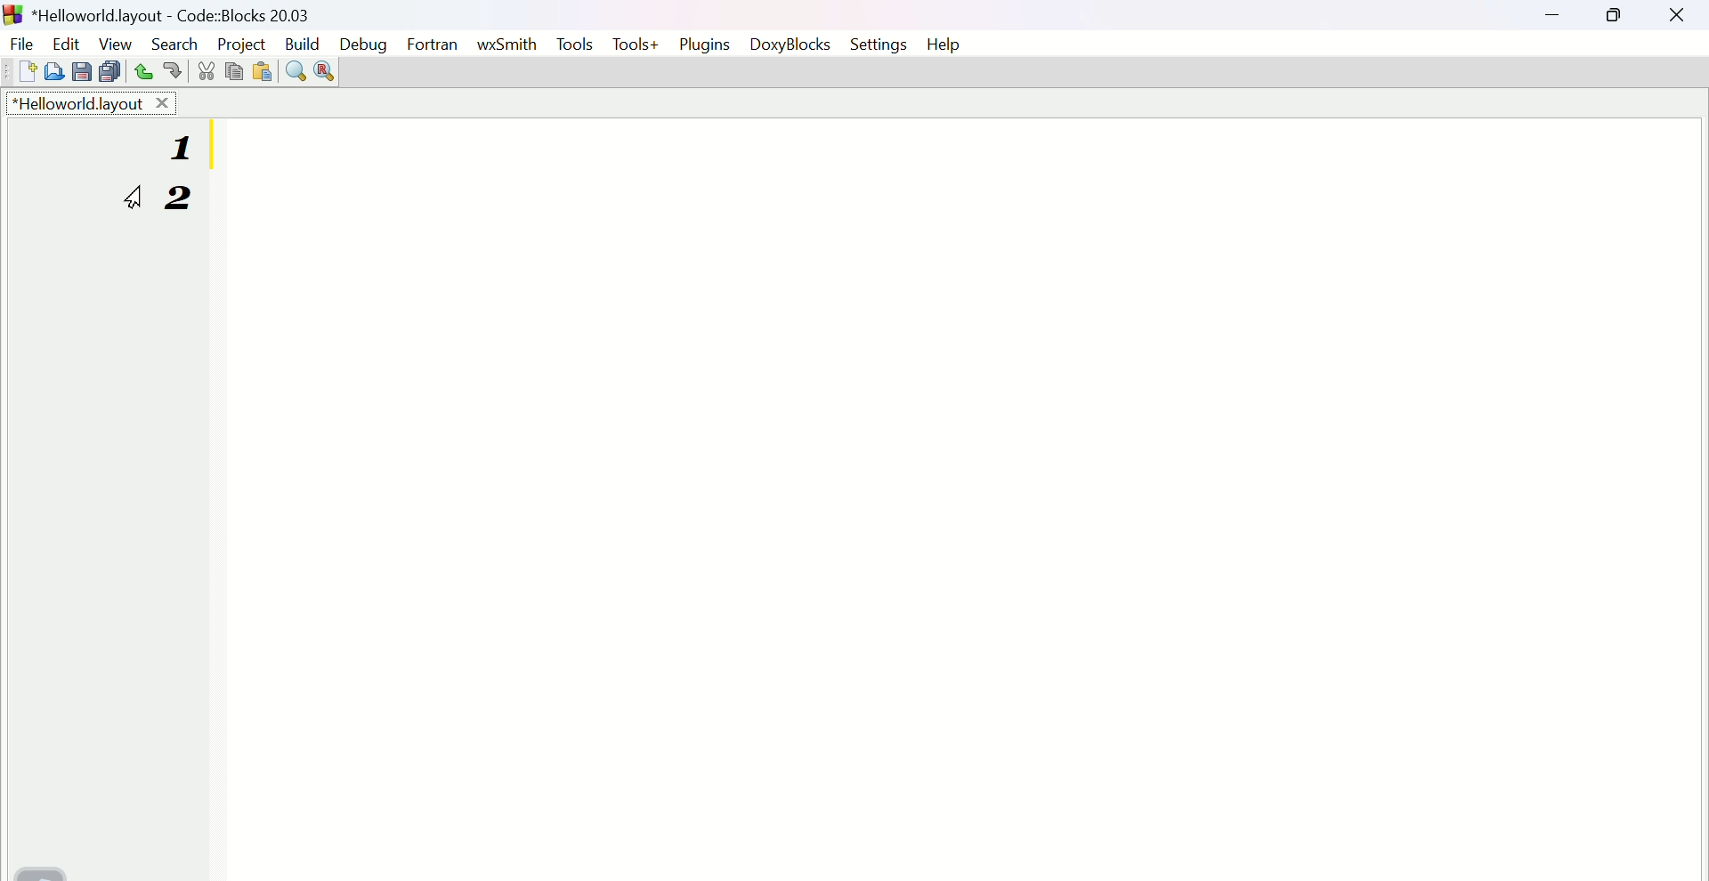 Image resolution: width=1709 pixels, height=881 pixels. Describe the element at coordinates (138, 71) in the screenshot. I see `Undo` at that location.